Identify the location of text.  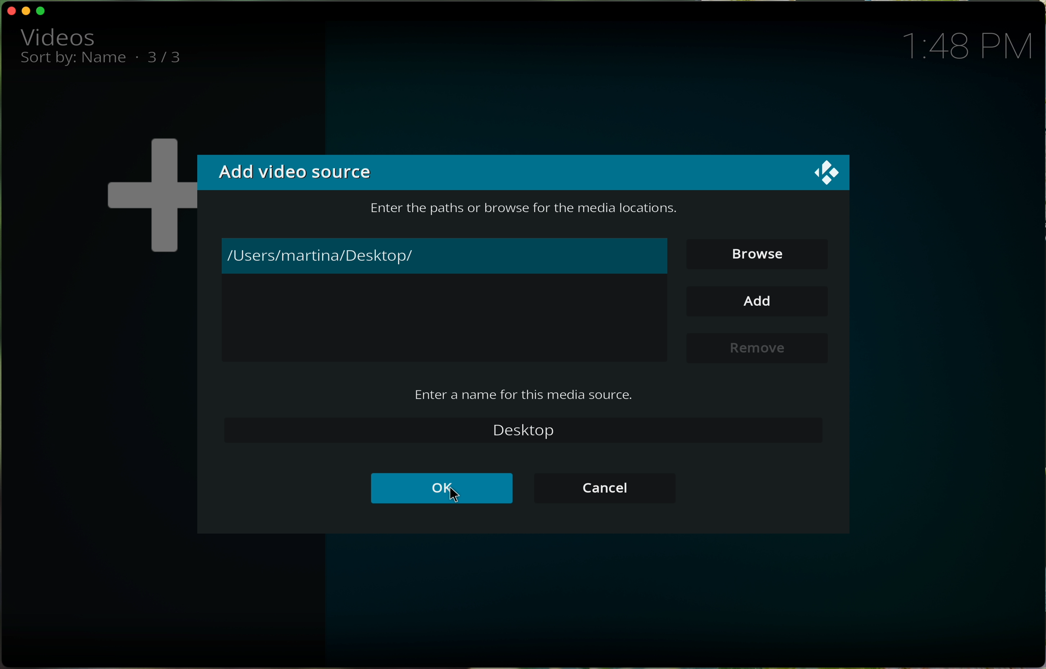
(526, 394).